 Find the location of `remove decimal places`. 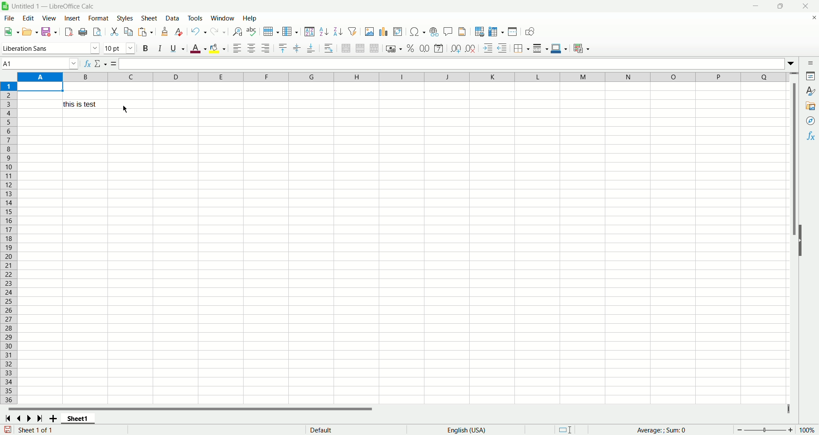

remove decimal places is located at coordinates (471, 47).